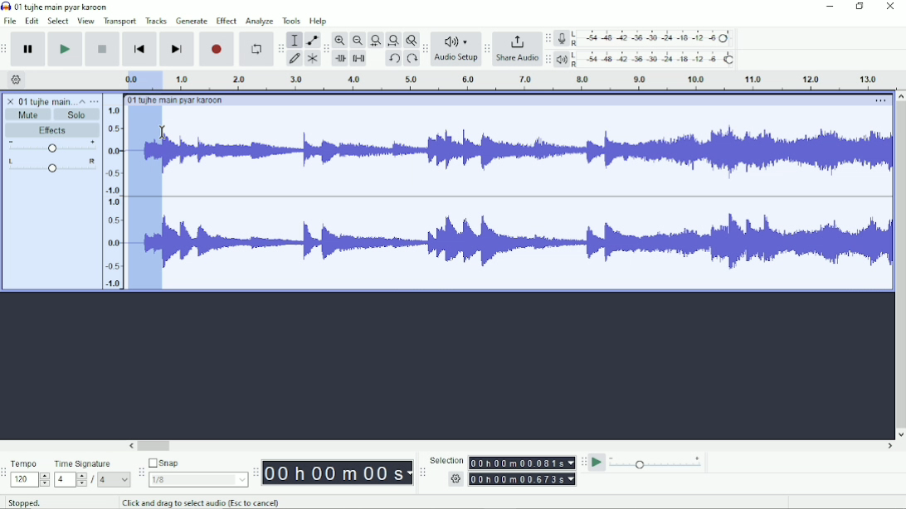  Describe the element at coordinates (77, 114) in the screenshot. I see `Solo` at that location.